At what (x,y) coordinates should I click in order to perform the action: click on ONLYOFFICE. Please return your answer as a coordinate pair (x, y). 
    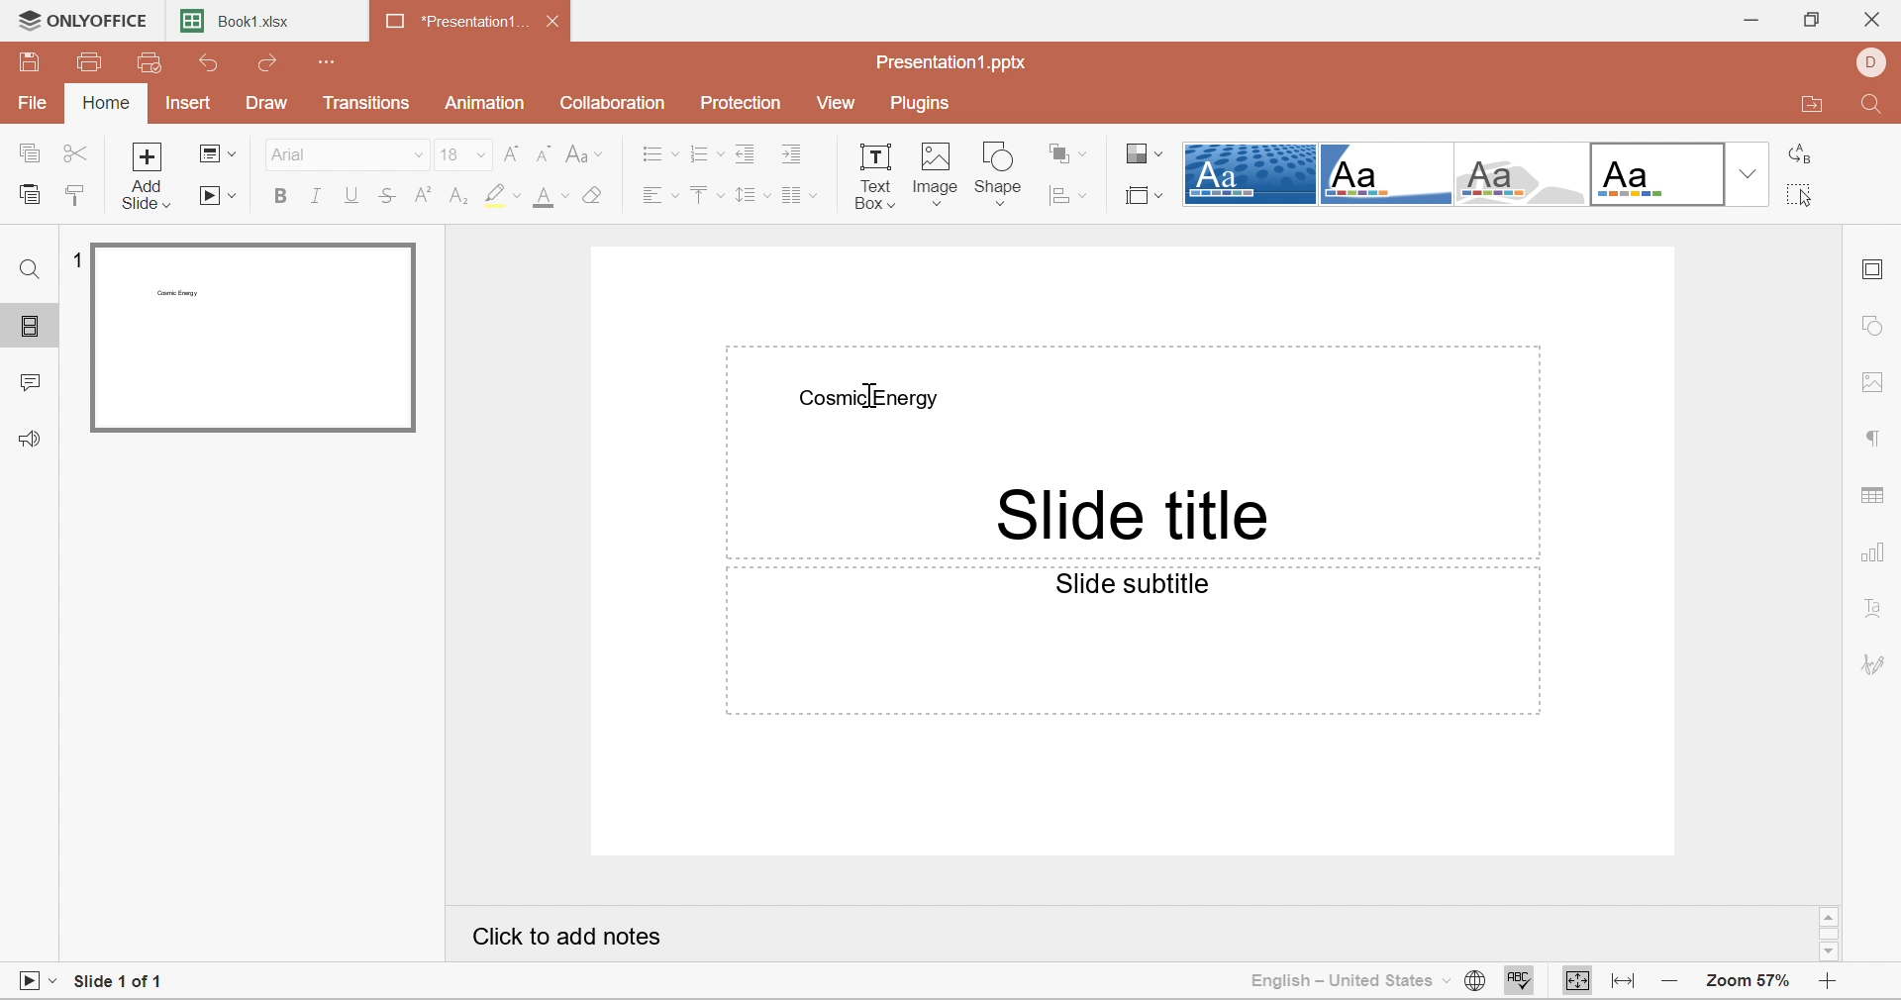
    Looking at the image, I should click on (84, 19).